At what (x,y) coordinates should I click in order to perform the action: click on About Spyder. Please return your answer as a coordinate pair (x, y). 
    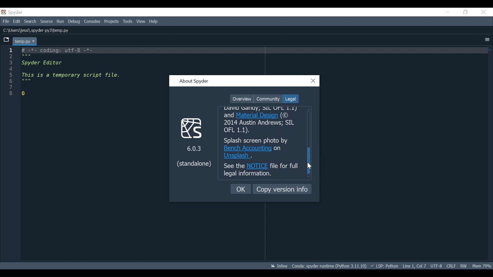
    Looking at the image, I should click on (194, 82).